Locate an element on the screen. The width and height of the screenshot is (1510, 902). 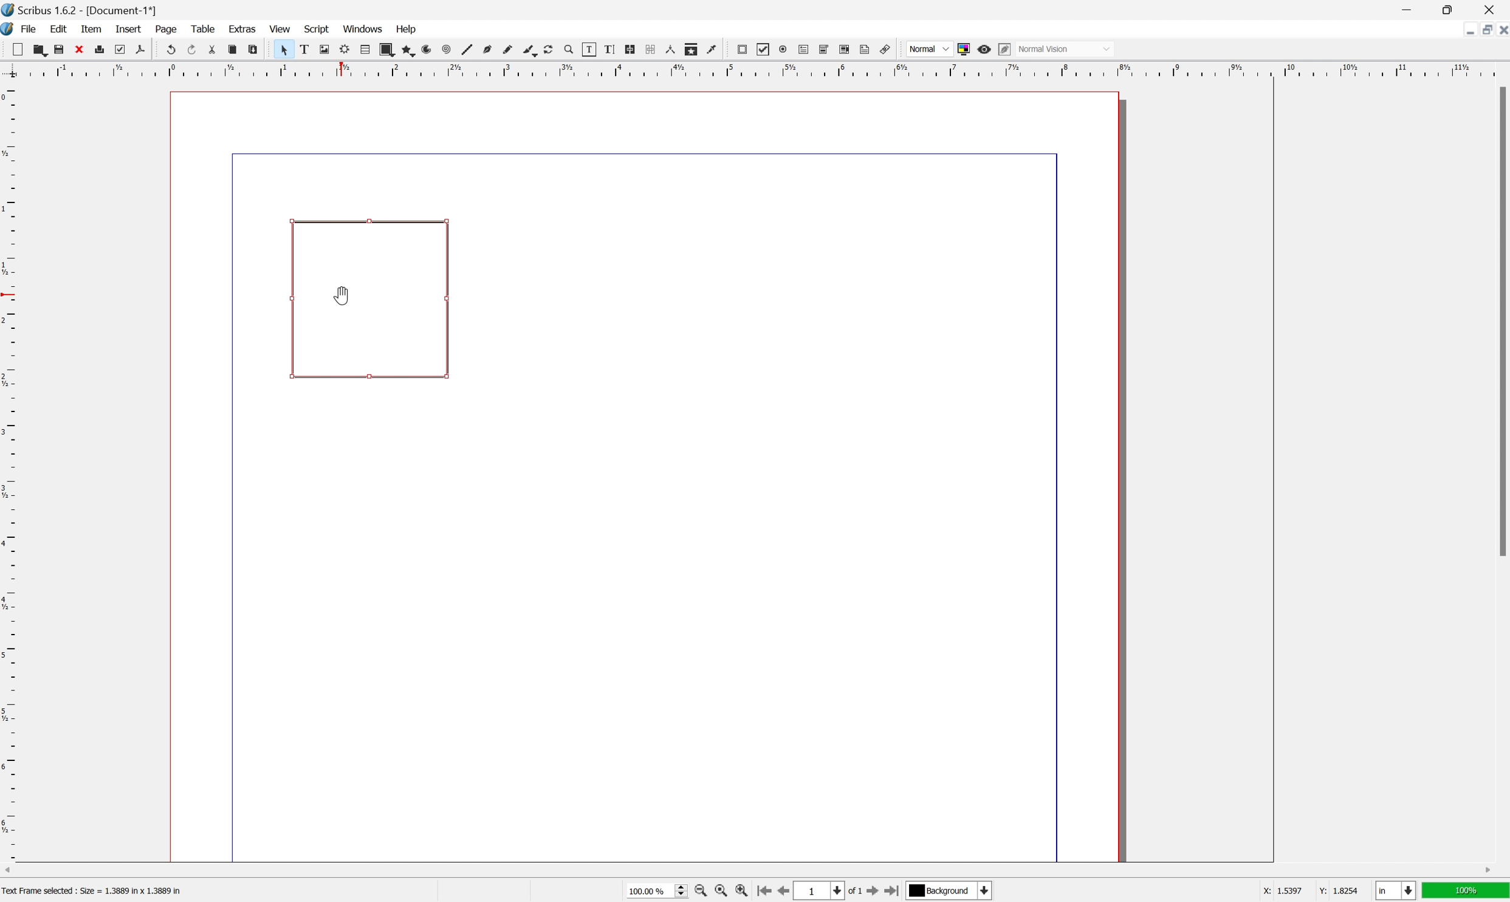
table is located at coordinates (202, 29).